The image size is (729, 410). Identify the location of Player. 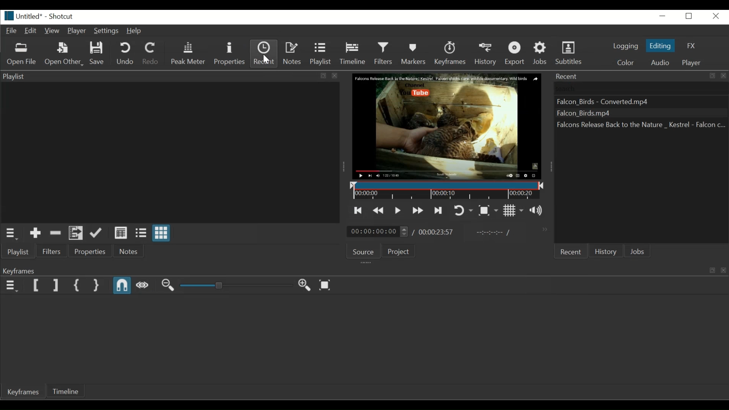
(76, 31).